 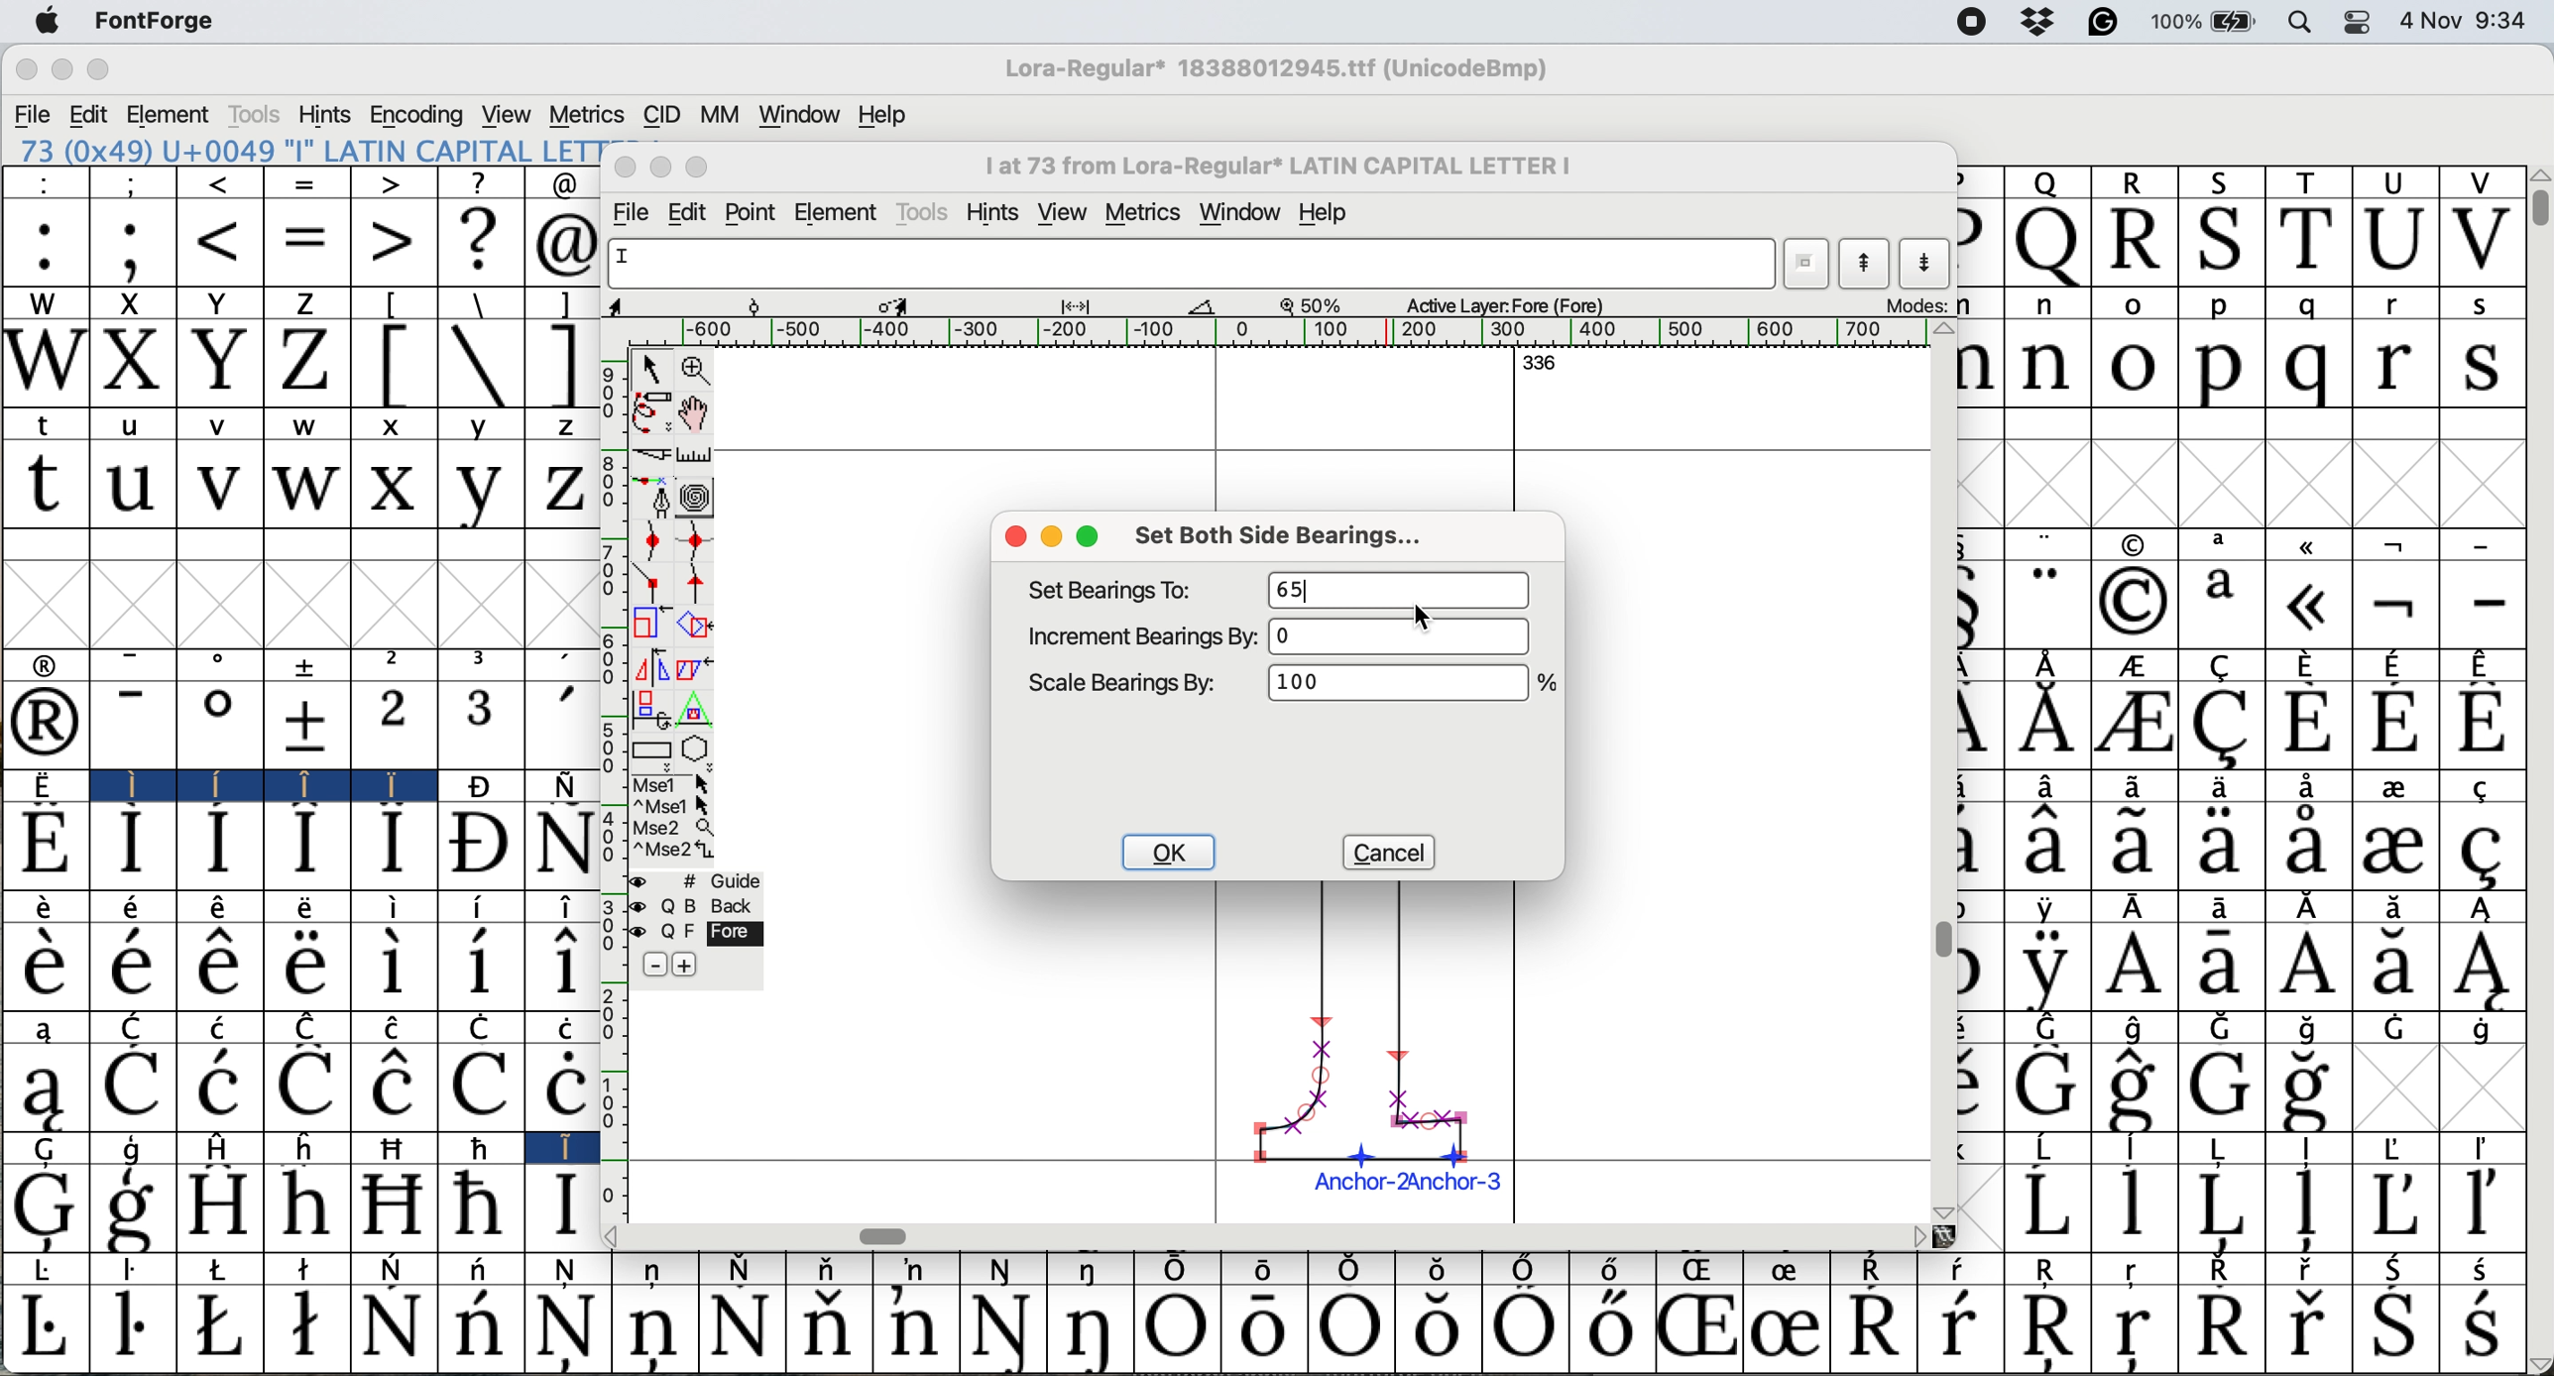 I want to click on Symbol, so click(x=2485, y=908).